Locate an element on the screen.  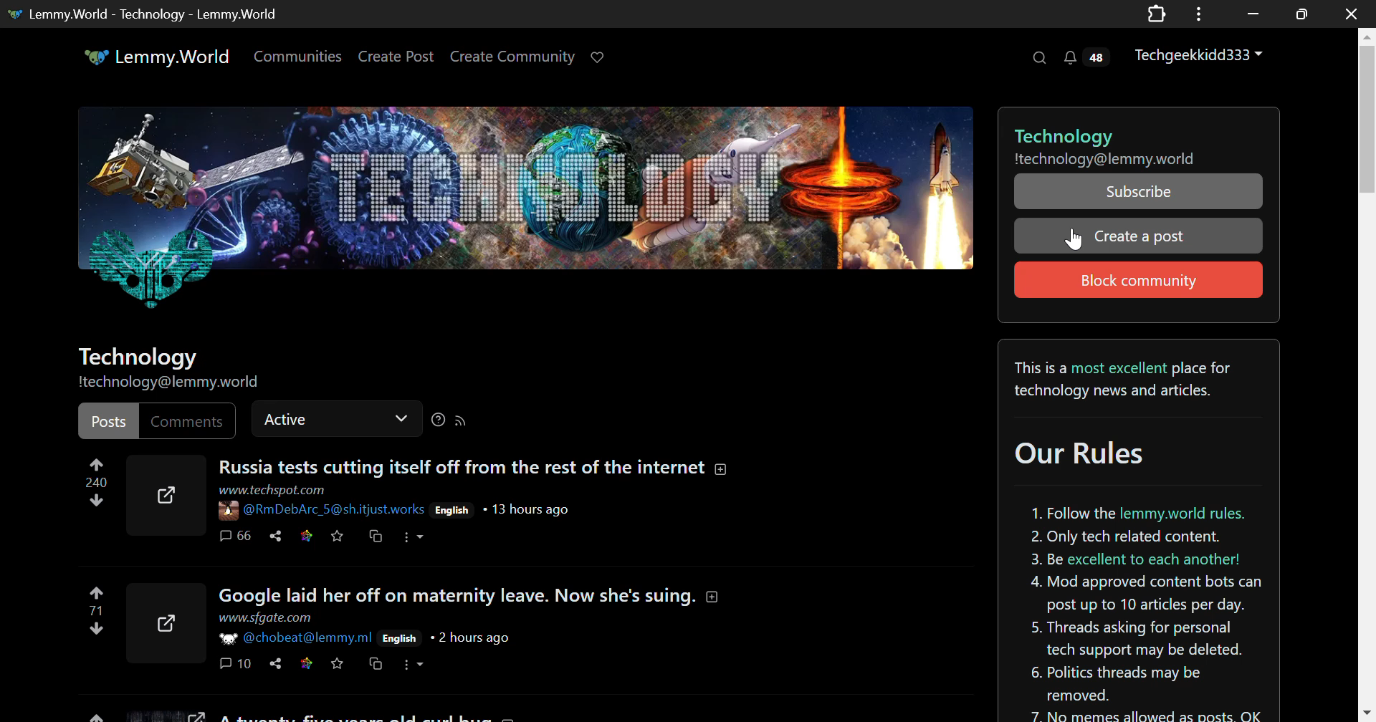
Restore Down is located at coordinates (1253, 14).